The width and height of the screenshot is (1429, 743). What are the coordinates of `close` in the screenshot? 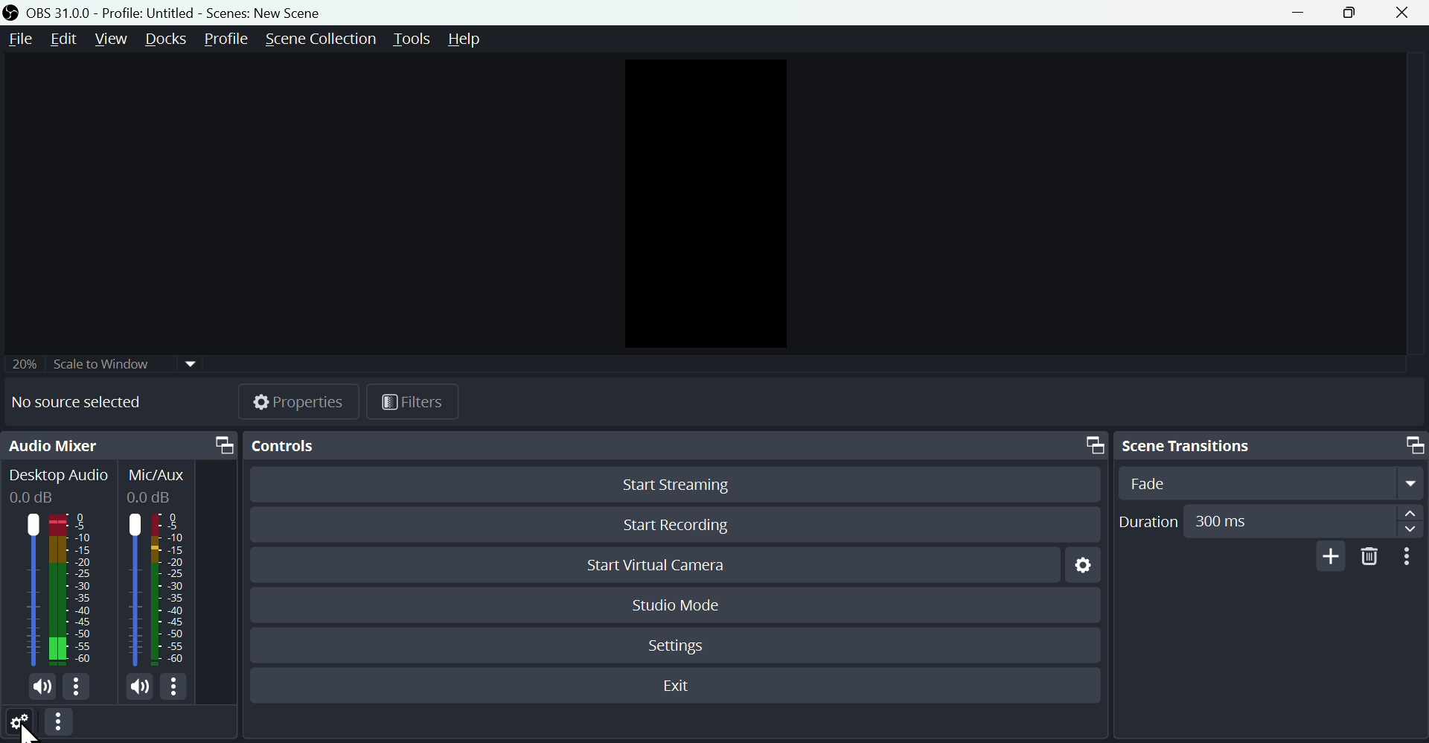 It's located at (1407, 13).